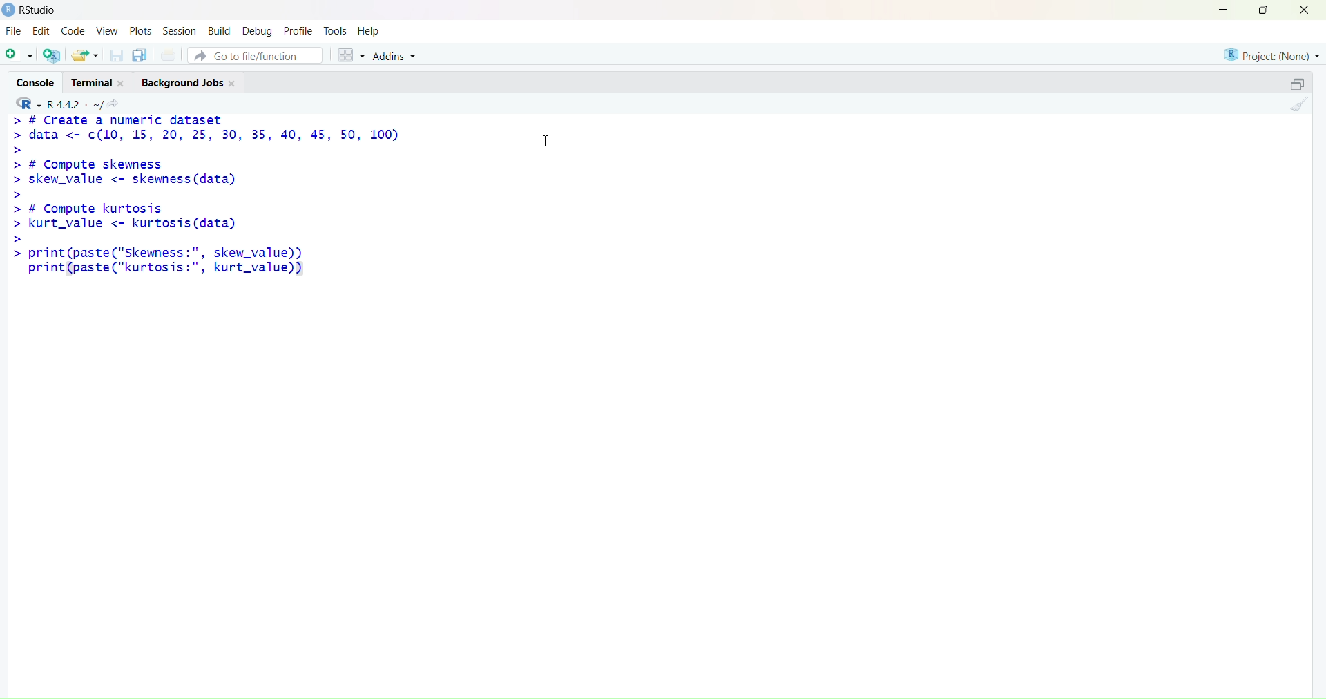 The image size is (1326, 699). Describe the element at coordinates (298, 28) in the screenshot. I see `Profile` at that location.